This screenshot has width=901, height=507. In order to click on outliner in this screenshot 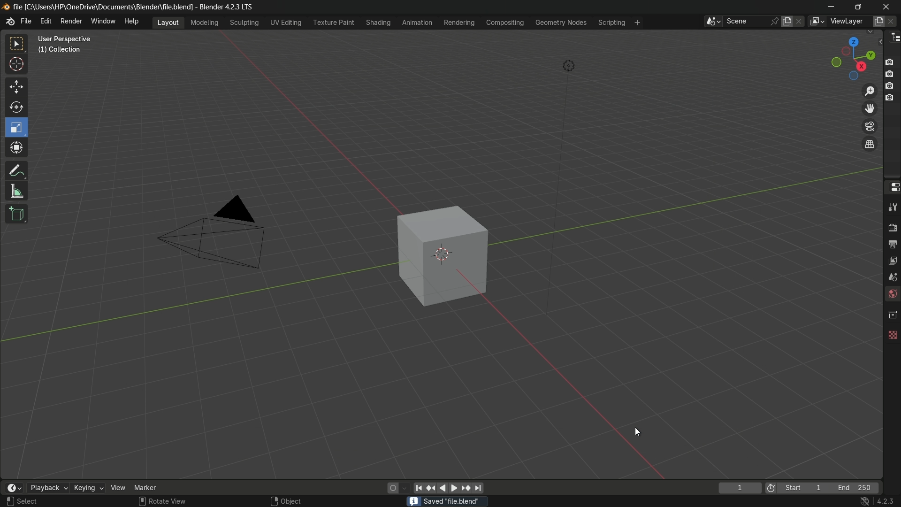, I will do `click(893, 37)`.